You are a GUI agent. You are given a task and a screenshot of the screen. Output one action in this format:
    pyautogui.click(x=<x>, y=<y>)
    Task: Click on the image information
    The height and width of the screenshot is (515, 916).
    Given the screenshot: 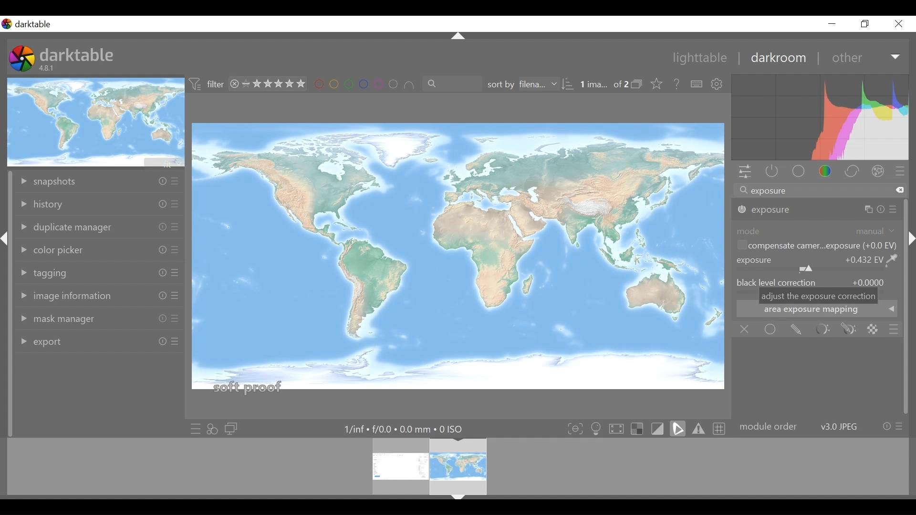 What is the action you would take?
    pyautogui.click(x=70, y=295)
    